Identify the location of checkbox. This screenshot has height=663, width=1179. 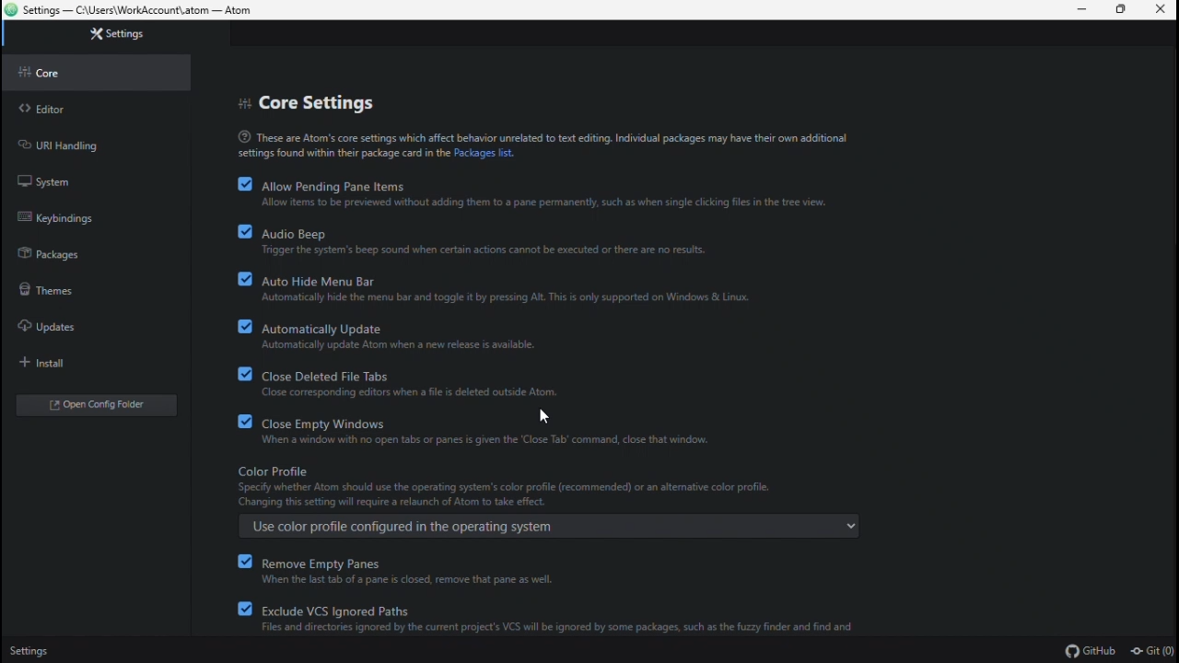
(241, 608).